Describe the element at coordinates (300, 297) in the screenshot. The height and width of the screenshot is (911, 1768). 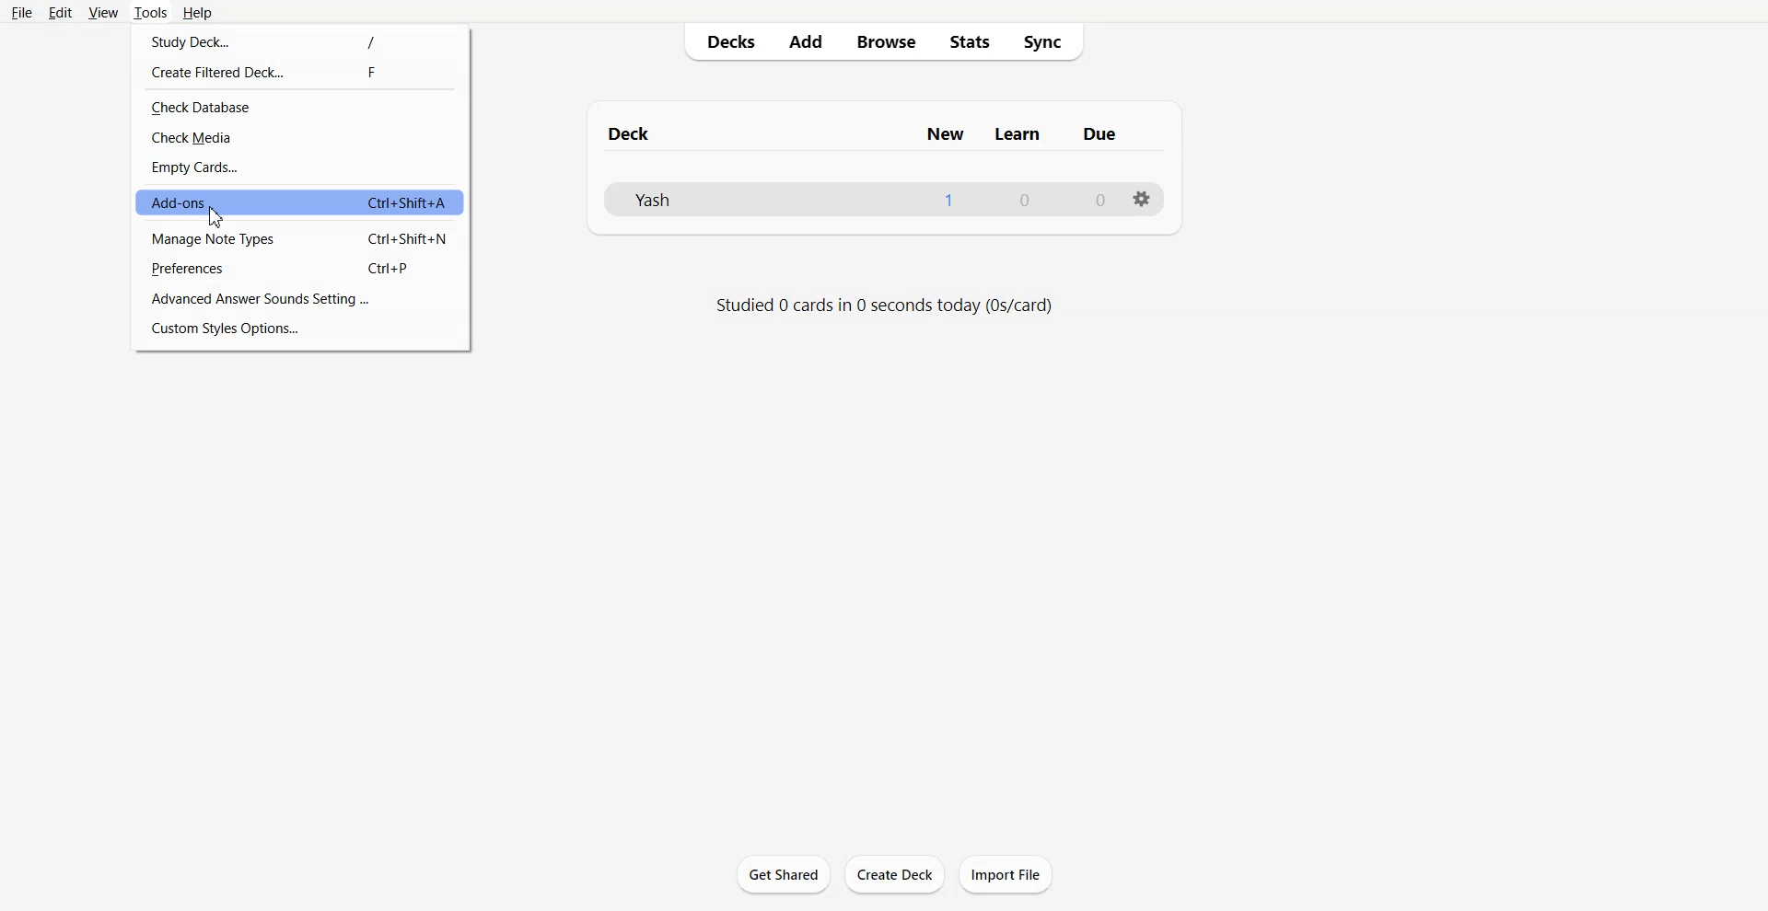
I see `Advanced answer sounds settings` at that location.